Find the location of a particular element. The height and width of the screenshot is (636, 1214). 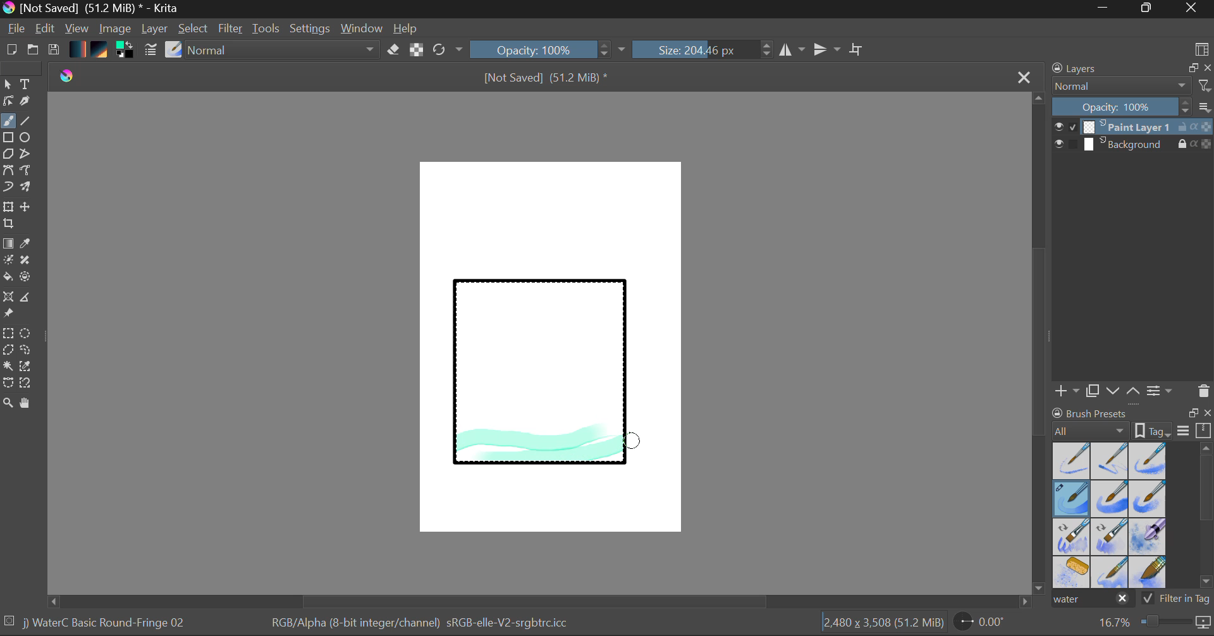

File Name & Size is located at coordinates (546, 79).